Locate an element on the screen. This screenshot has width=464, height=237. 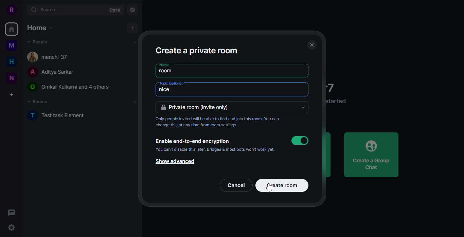
info is located at coordinates (337, 101).